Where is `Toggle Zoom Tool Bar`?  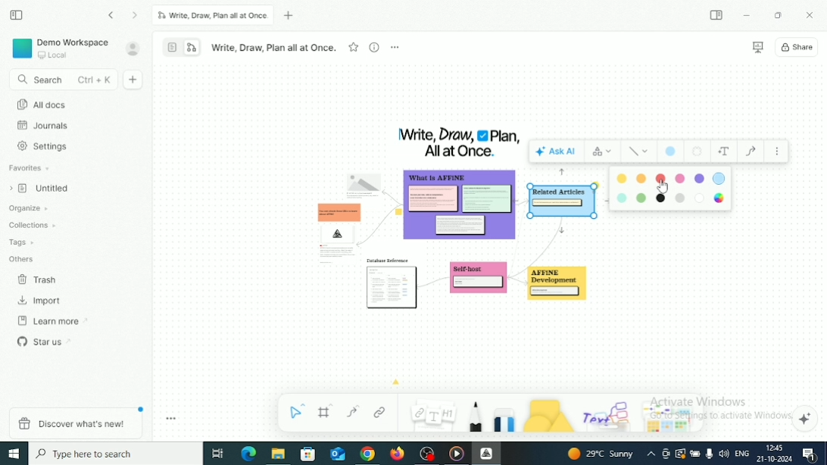 Toggle Zoom Tool Bar is located at coordinates (172, 419).